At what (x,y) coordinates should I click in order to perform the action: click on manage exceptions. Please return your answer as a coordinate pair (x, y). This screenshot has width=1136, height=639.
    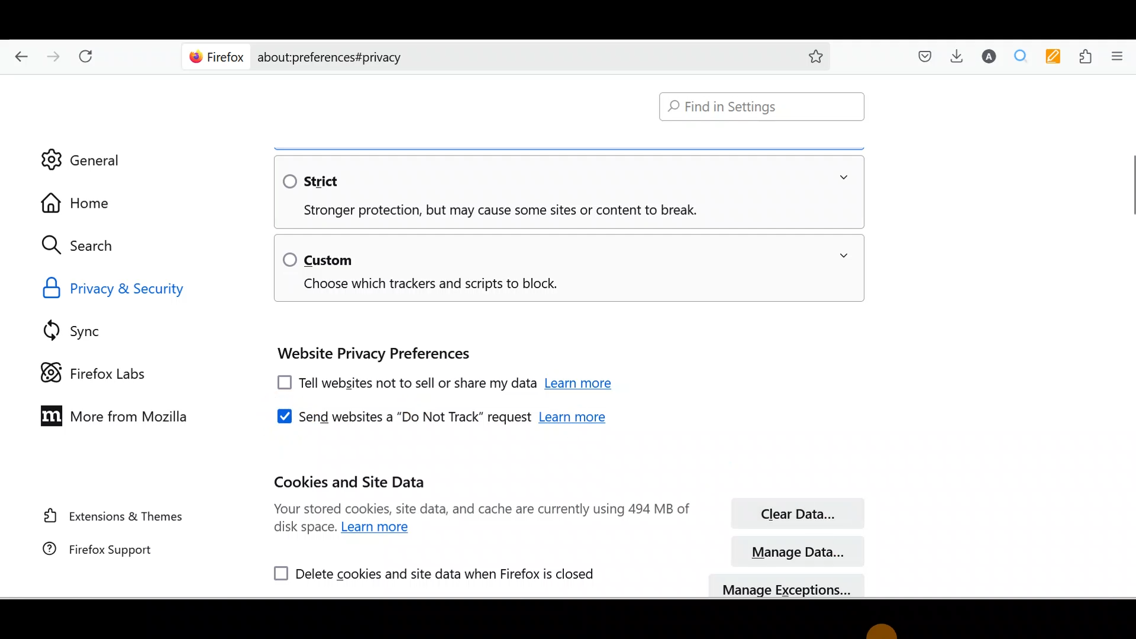
    Looking at the image, I should click on (788, 586).